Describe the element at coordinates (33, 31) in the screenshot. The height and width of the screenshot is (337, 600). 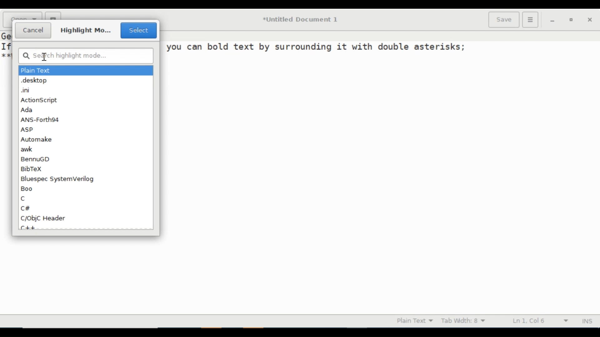
I see `Cancel` at that location.